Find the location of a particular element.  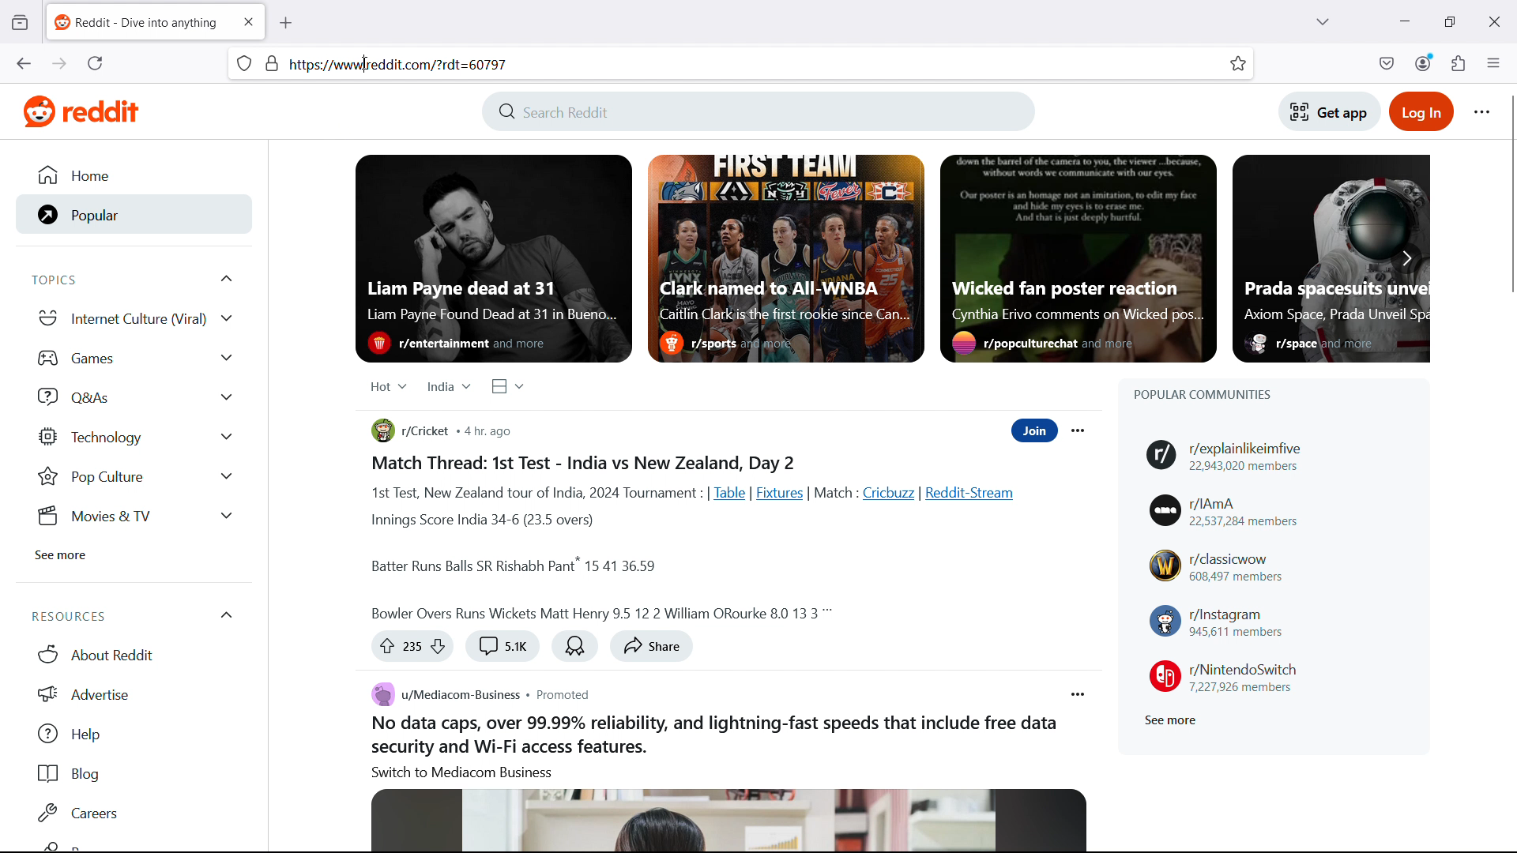

See more is located at coordinates (1169, 720).